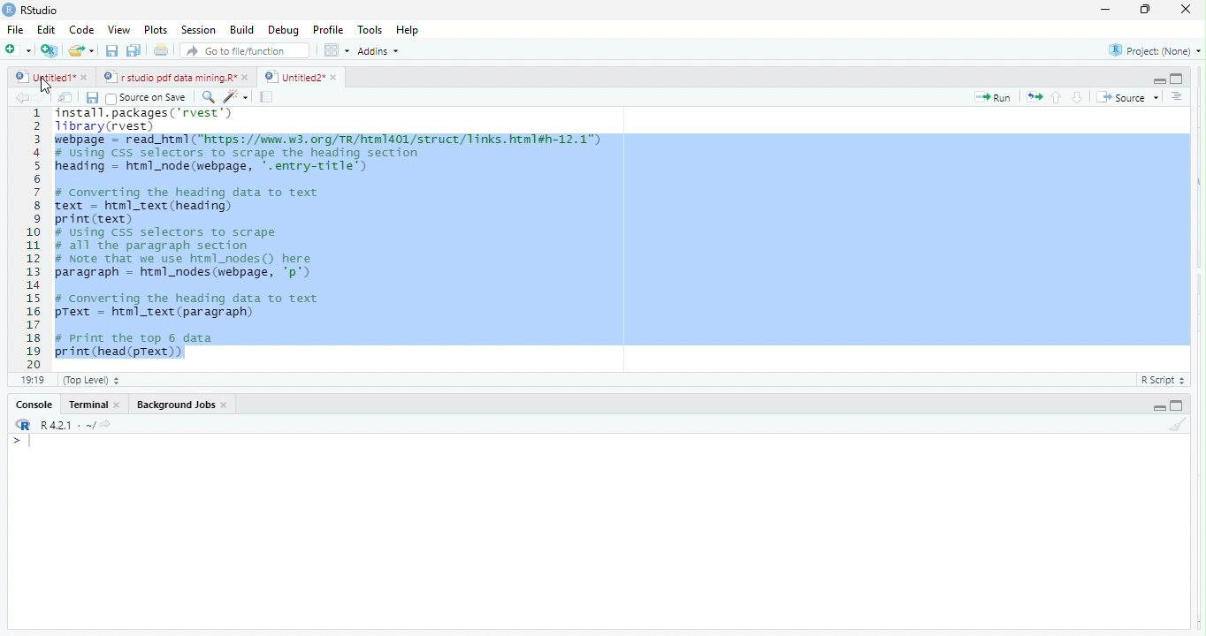 The height and width of the screenshot is (636, 1206). I want to click on Console, so click(34, 405).